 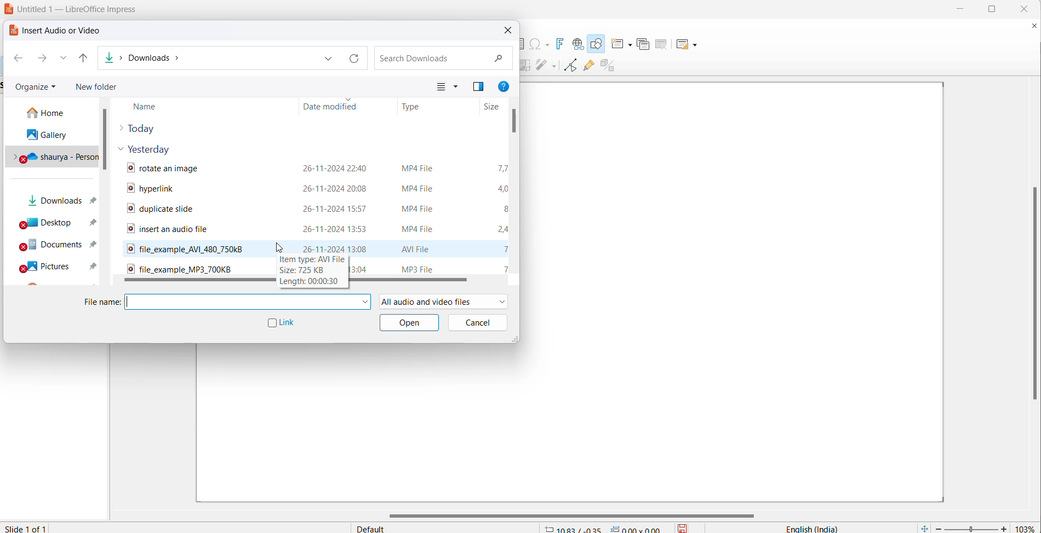 What do you see at coordinates (279, 323) in the screenshot?
I see `link checkbox` at bounding box center [279, 323].